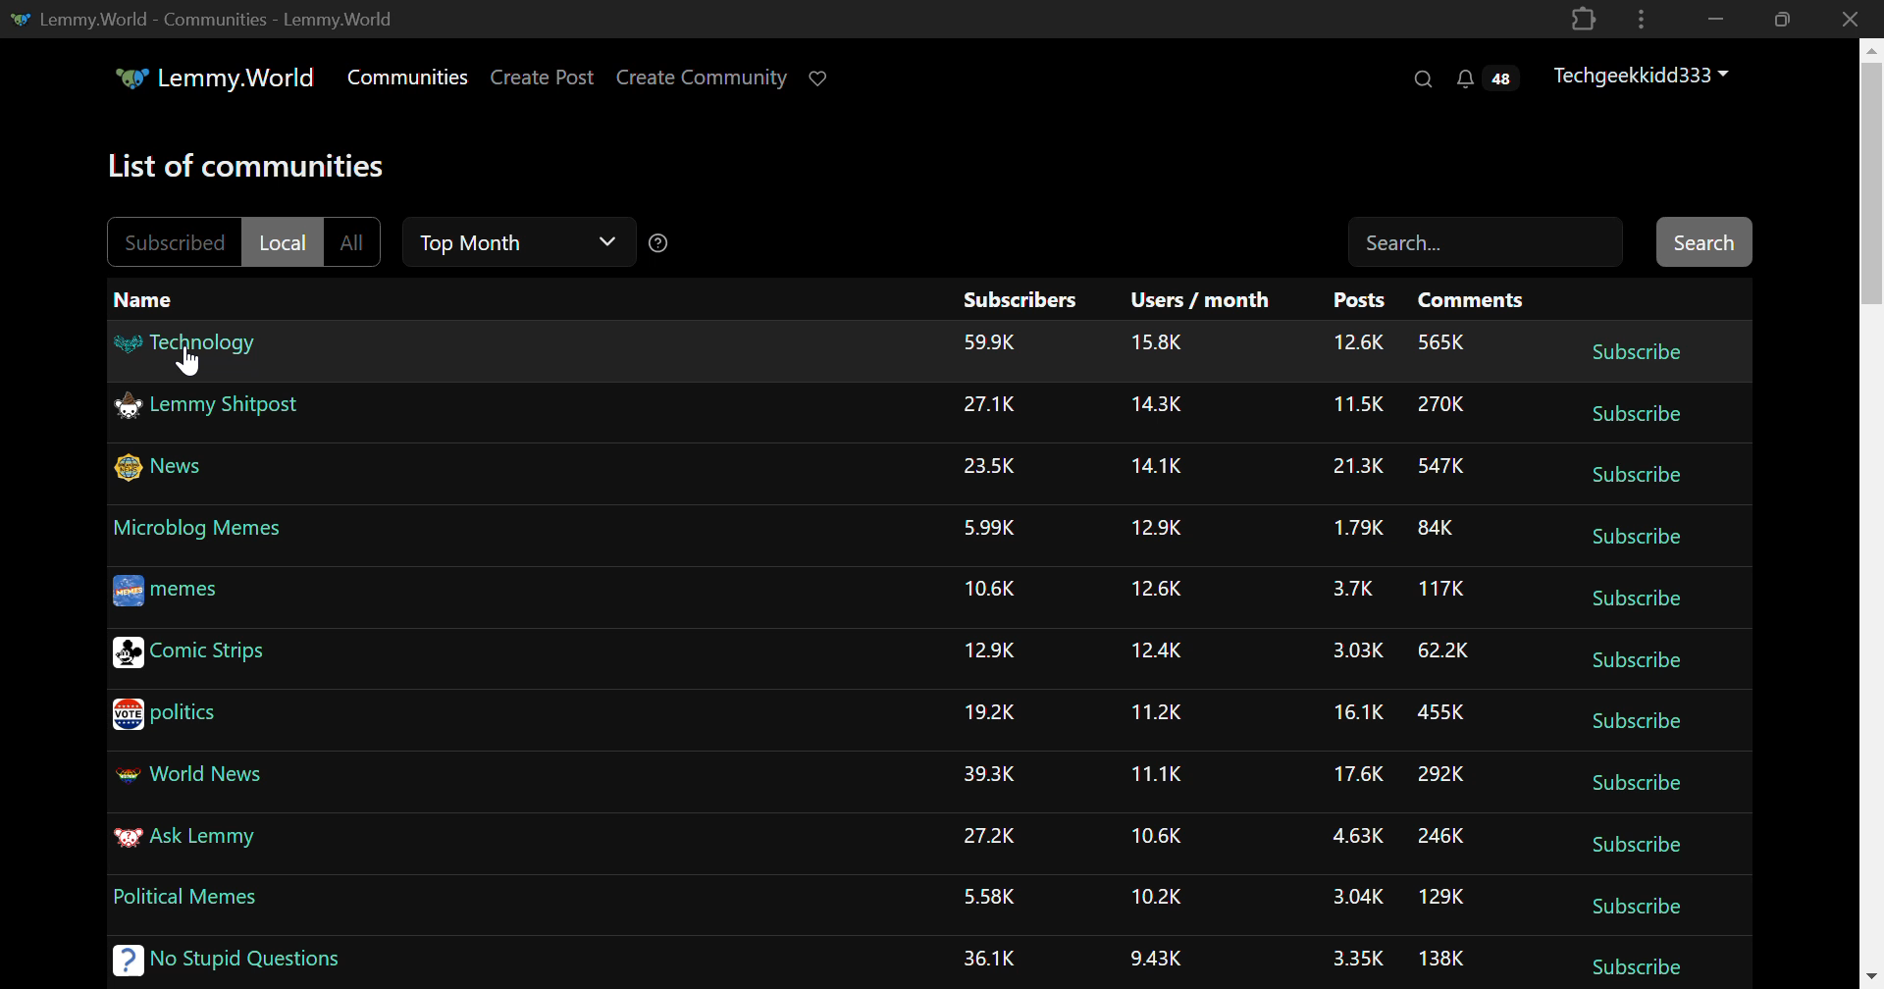 The height and width of the screenshot is (989, 1884). What do you see at coordinates (1356, 897) in the screenshot?
I see `3.04K` at bounding box center [1356, 897].